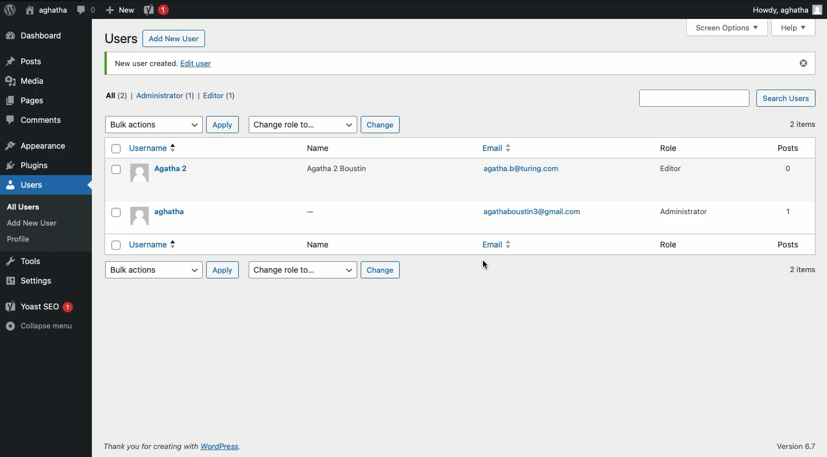 The width and height of the screenshot is (827, 457). Describe the element at coordinates (118, 213) in the screenshot. I see `checkbox` at that location.